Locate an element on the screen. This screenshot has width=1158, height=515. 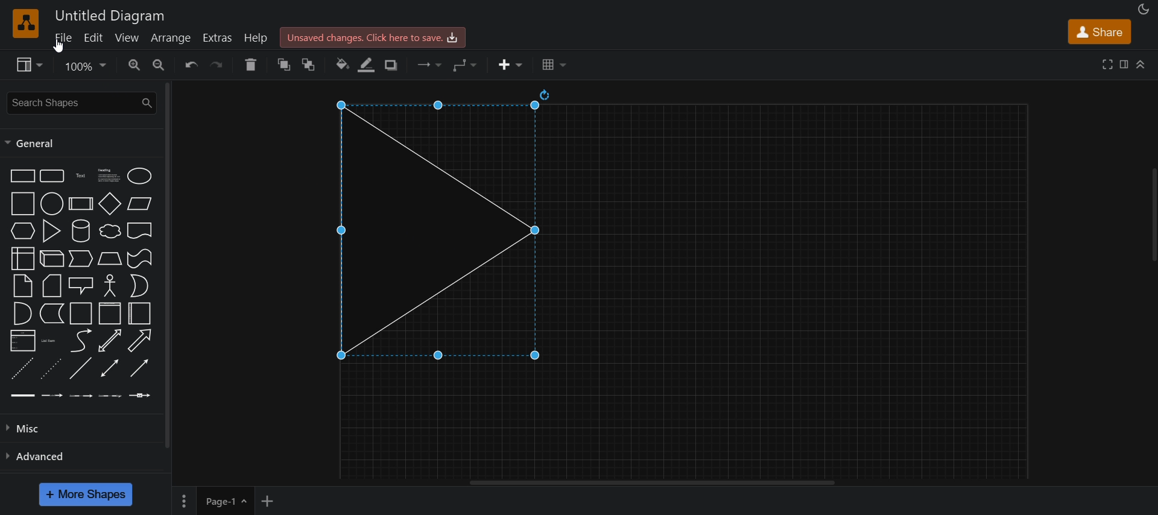
connector with 3 label is located at coordinates (112, 396).